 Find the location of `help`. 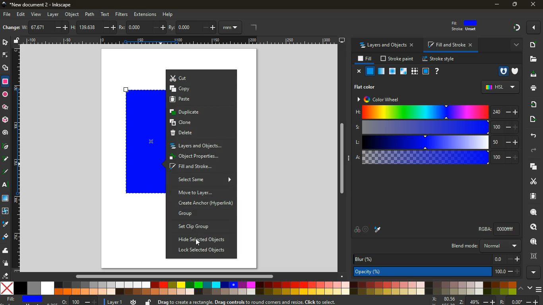

help is located at coordinates (169, 15).